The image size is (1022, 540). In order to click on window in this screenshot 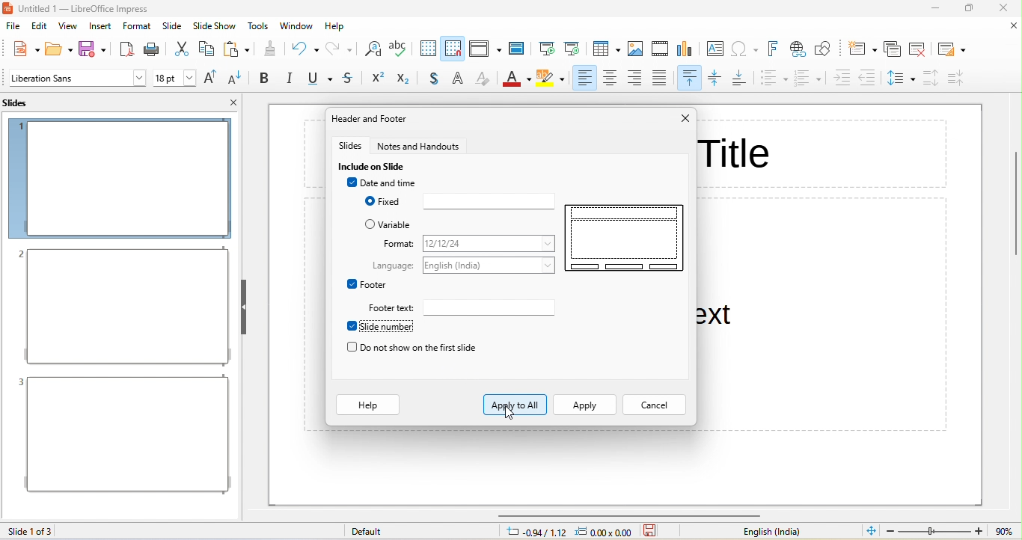, I will do `click(297, 25)`.